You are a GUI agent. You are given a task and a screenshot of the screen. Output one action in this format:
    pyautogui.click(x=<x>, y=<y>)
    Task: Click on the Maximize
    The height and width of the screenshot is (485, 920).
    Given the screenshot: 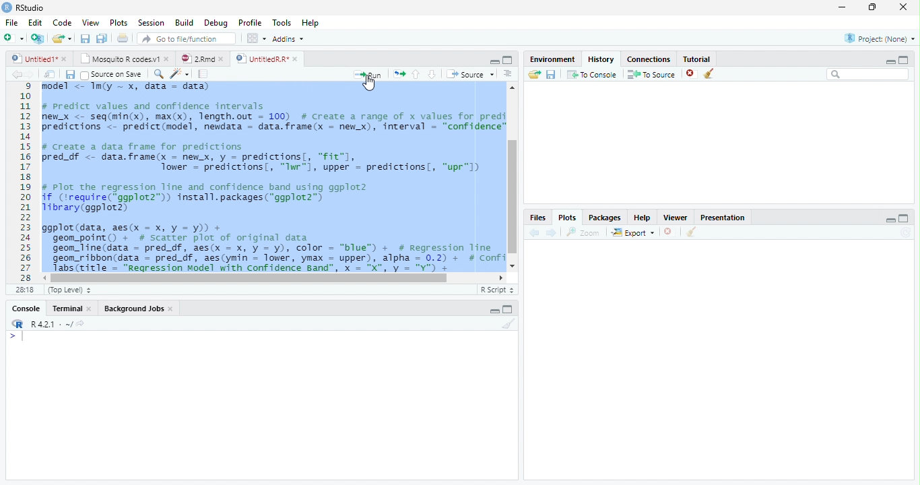 What is the action you would take?
    pyautogui.click(x=509, y=60)
    